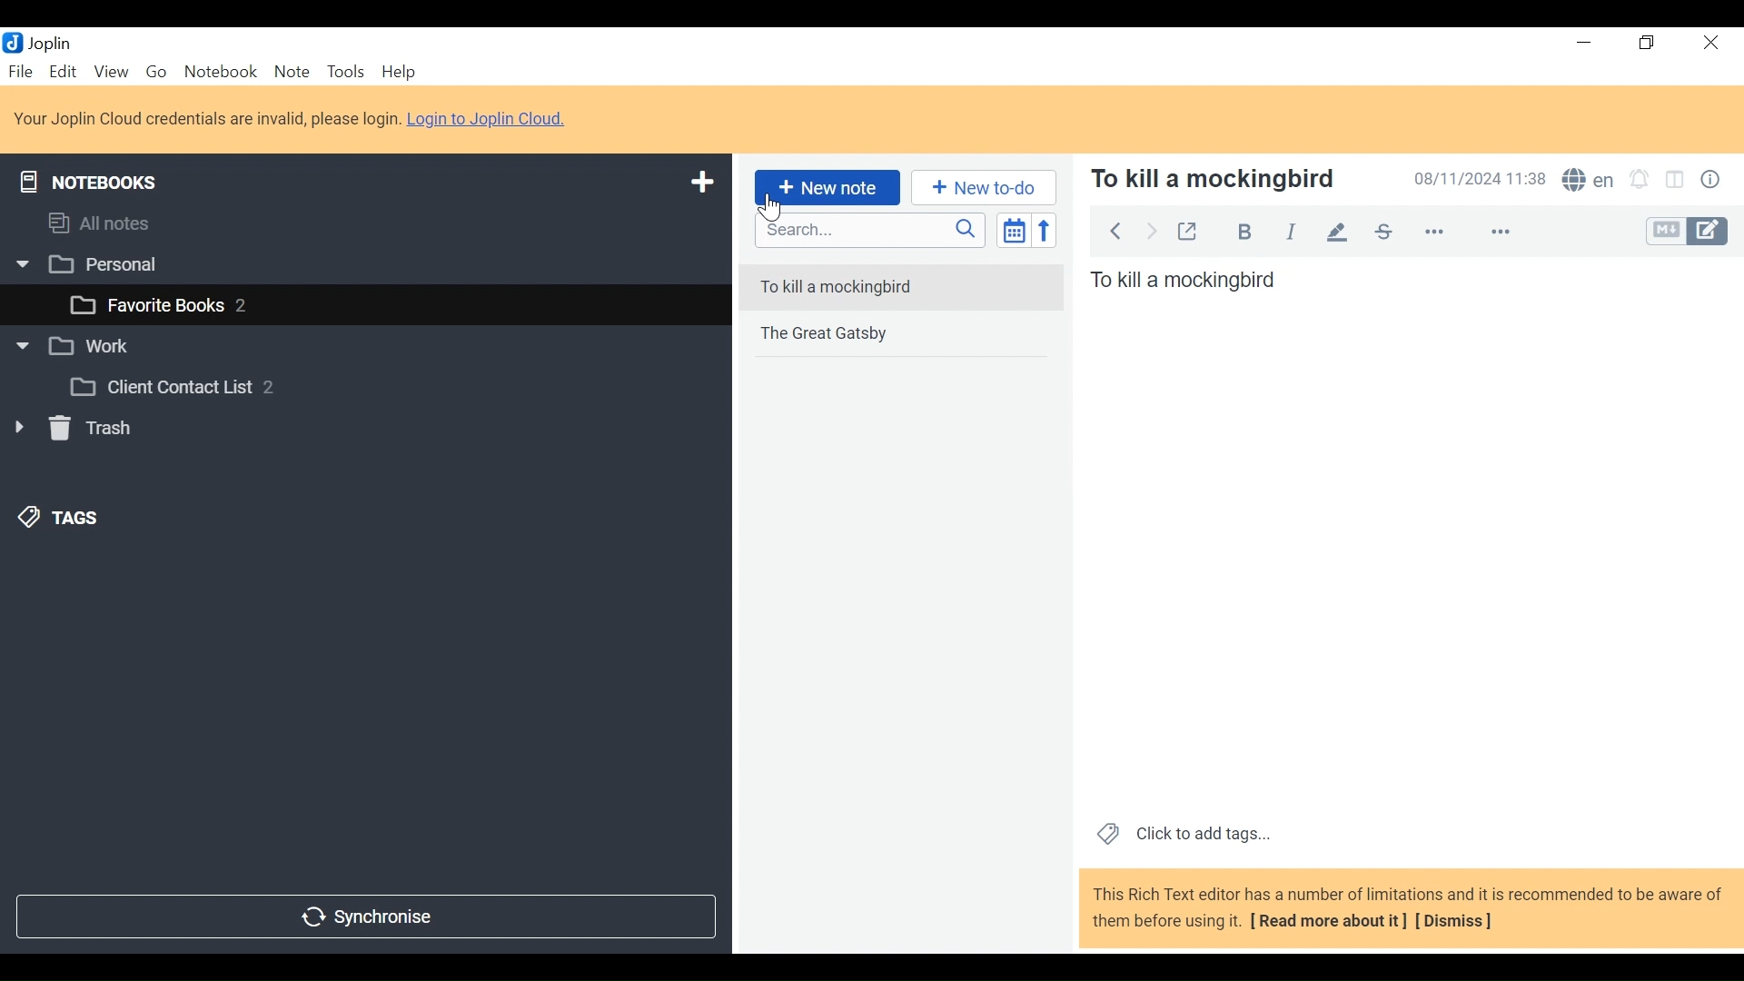  Describe the element at coordinates (1588, 183) in the screenshot. I see `Spell Checker` at that location.